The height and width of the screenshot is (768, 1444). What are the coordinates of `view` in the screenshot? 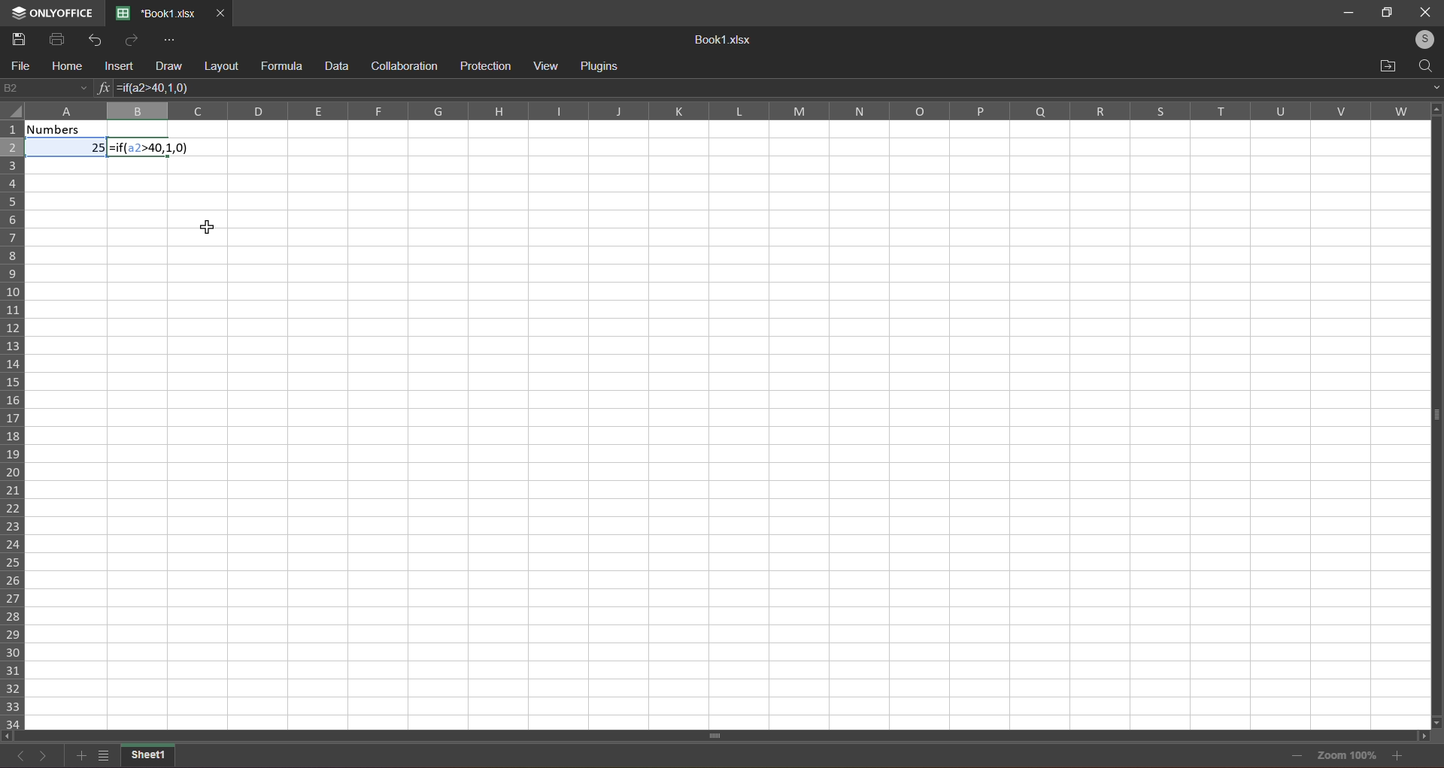 It's located at (548, 65).